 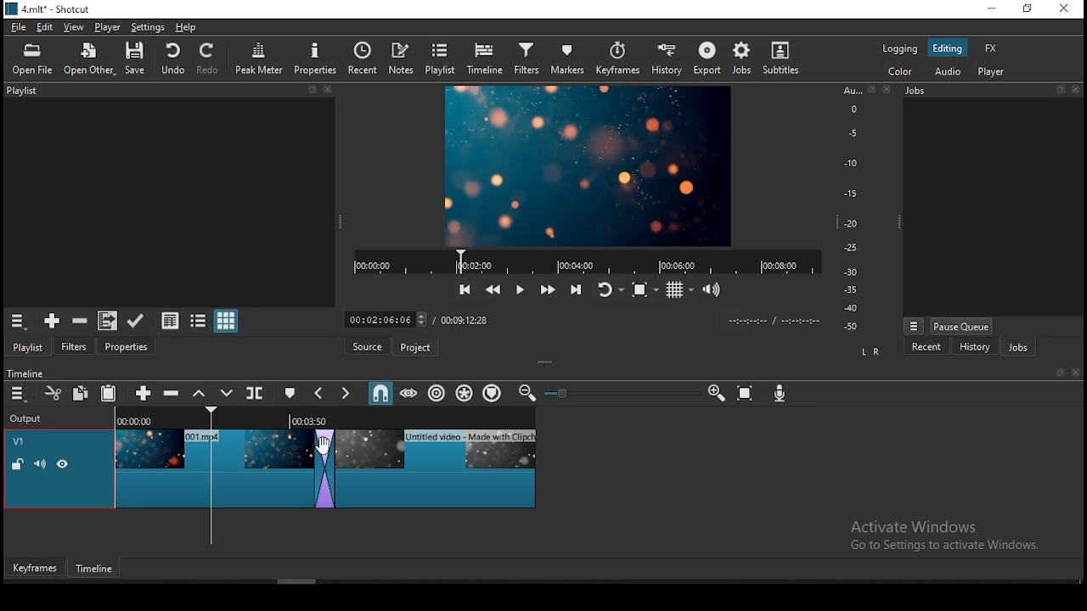 What do you see at coordinates (716, 391) in the screenshot?
I see `zoom timeline in` at bounding box center [716, 391].